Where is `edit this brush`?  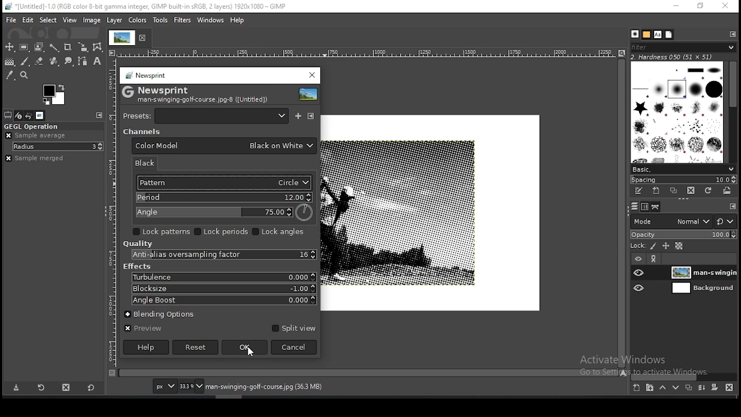
edit this brush is located at coordinates (639, 192).